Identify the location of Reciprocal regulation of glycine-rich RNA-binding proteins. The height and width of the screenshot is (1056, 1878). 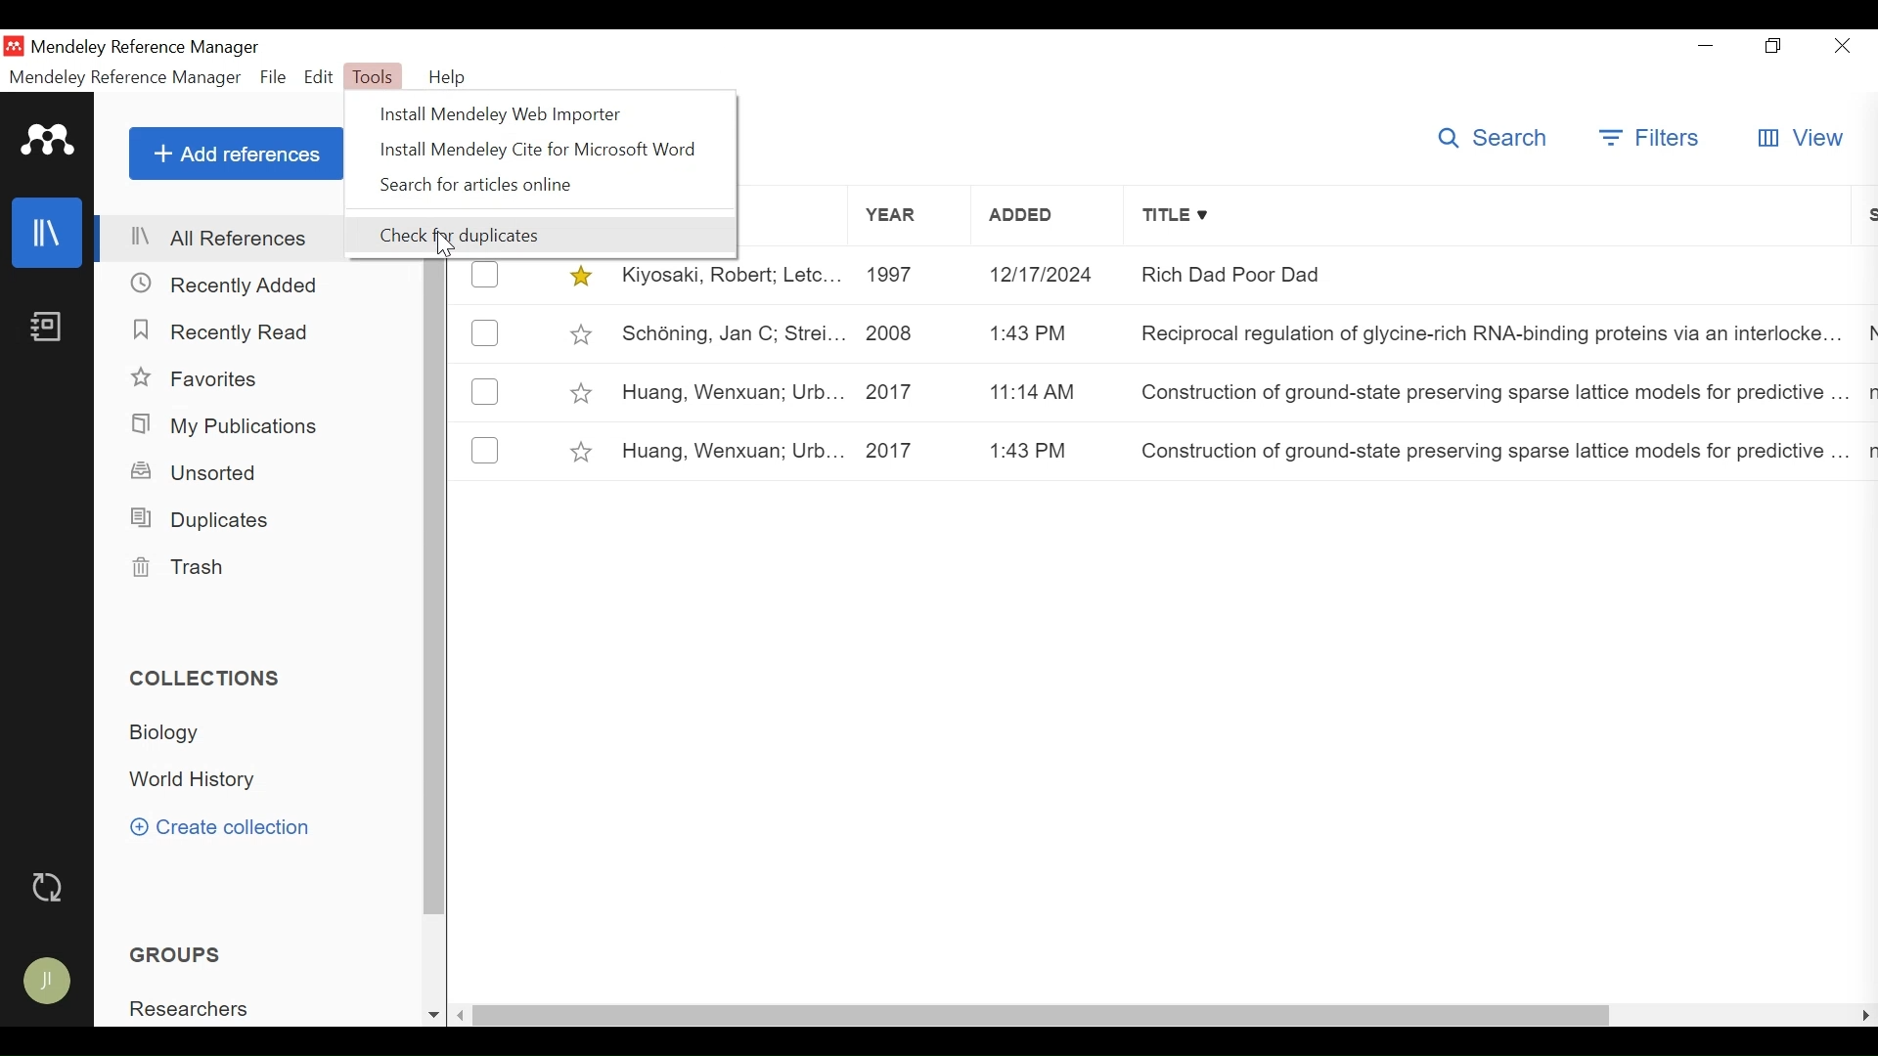
(1489, 333).